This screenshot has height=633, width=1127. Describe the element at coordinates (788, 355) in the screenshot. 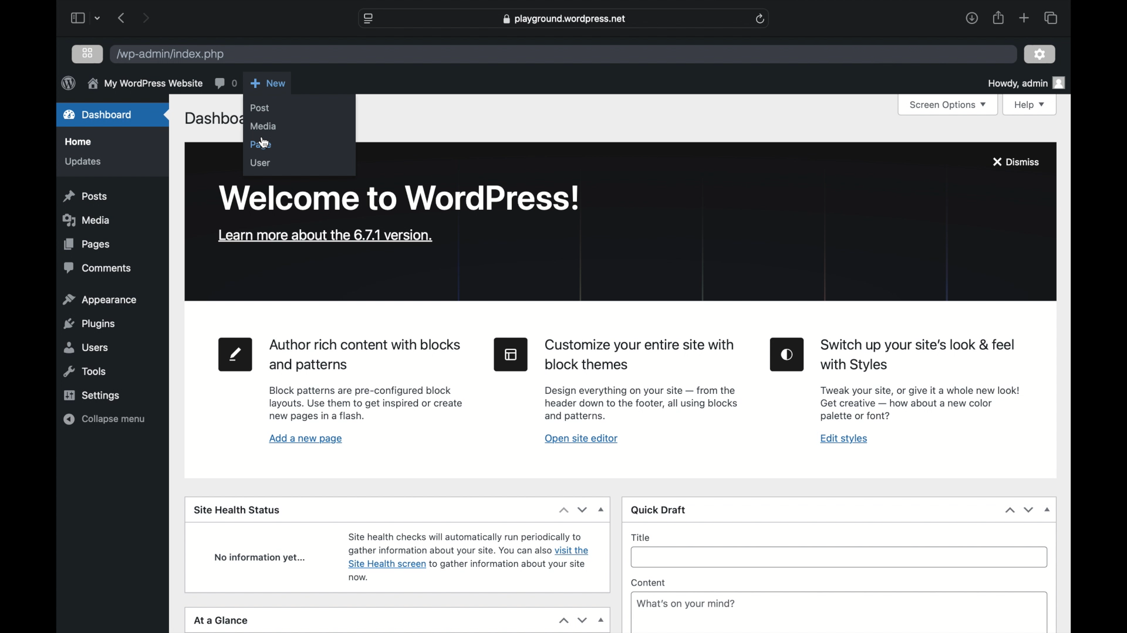

I see `edit styles` at that location.